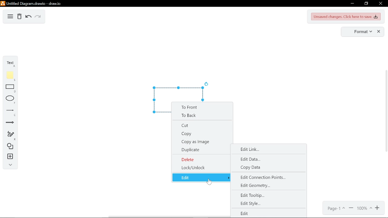 The height and width of the screenshot is (218, 388). I want to click on page, so click(337, 208).